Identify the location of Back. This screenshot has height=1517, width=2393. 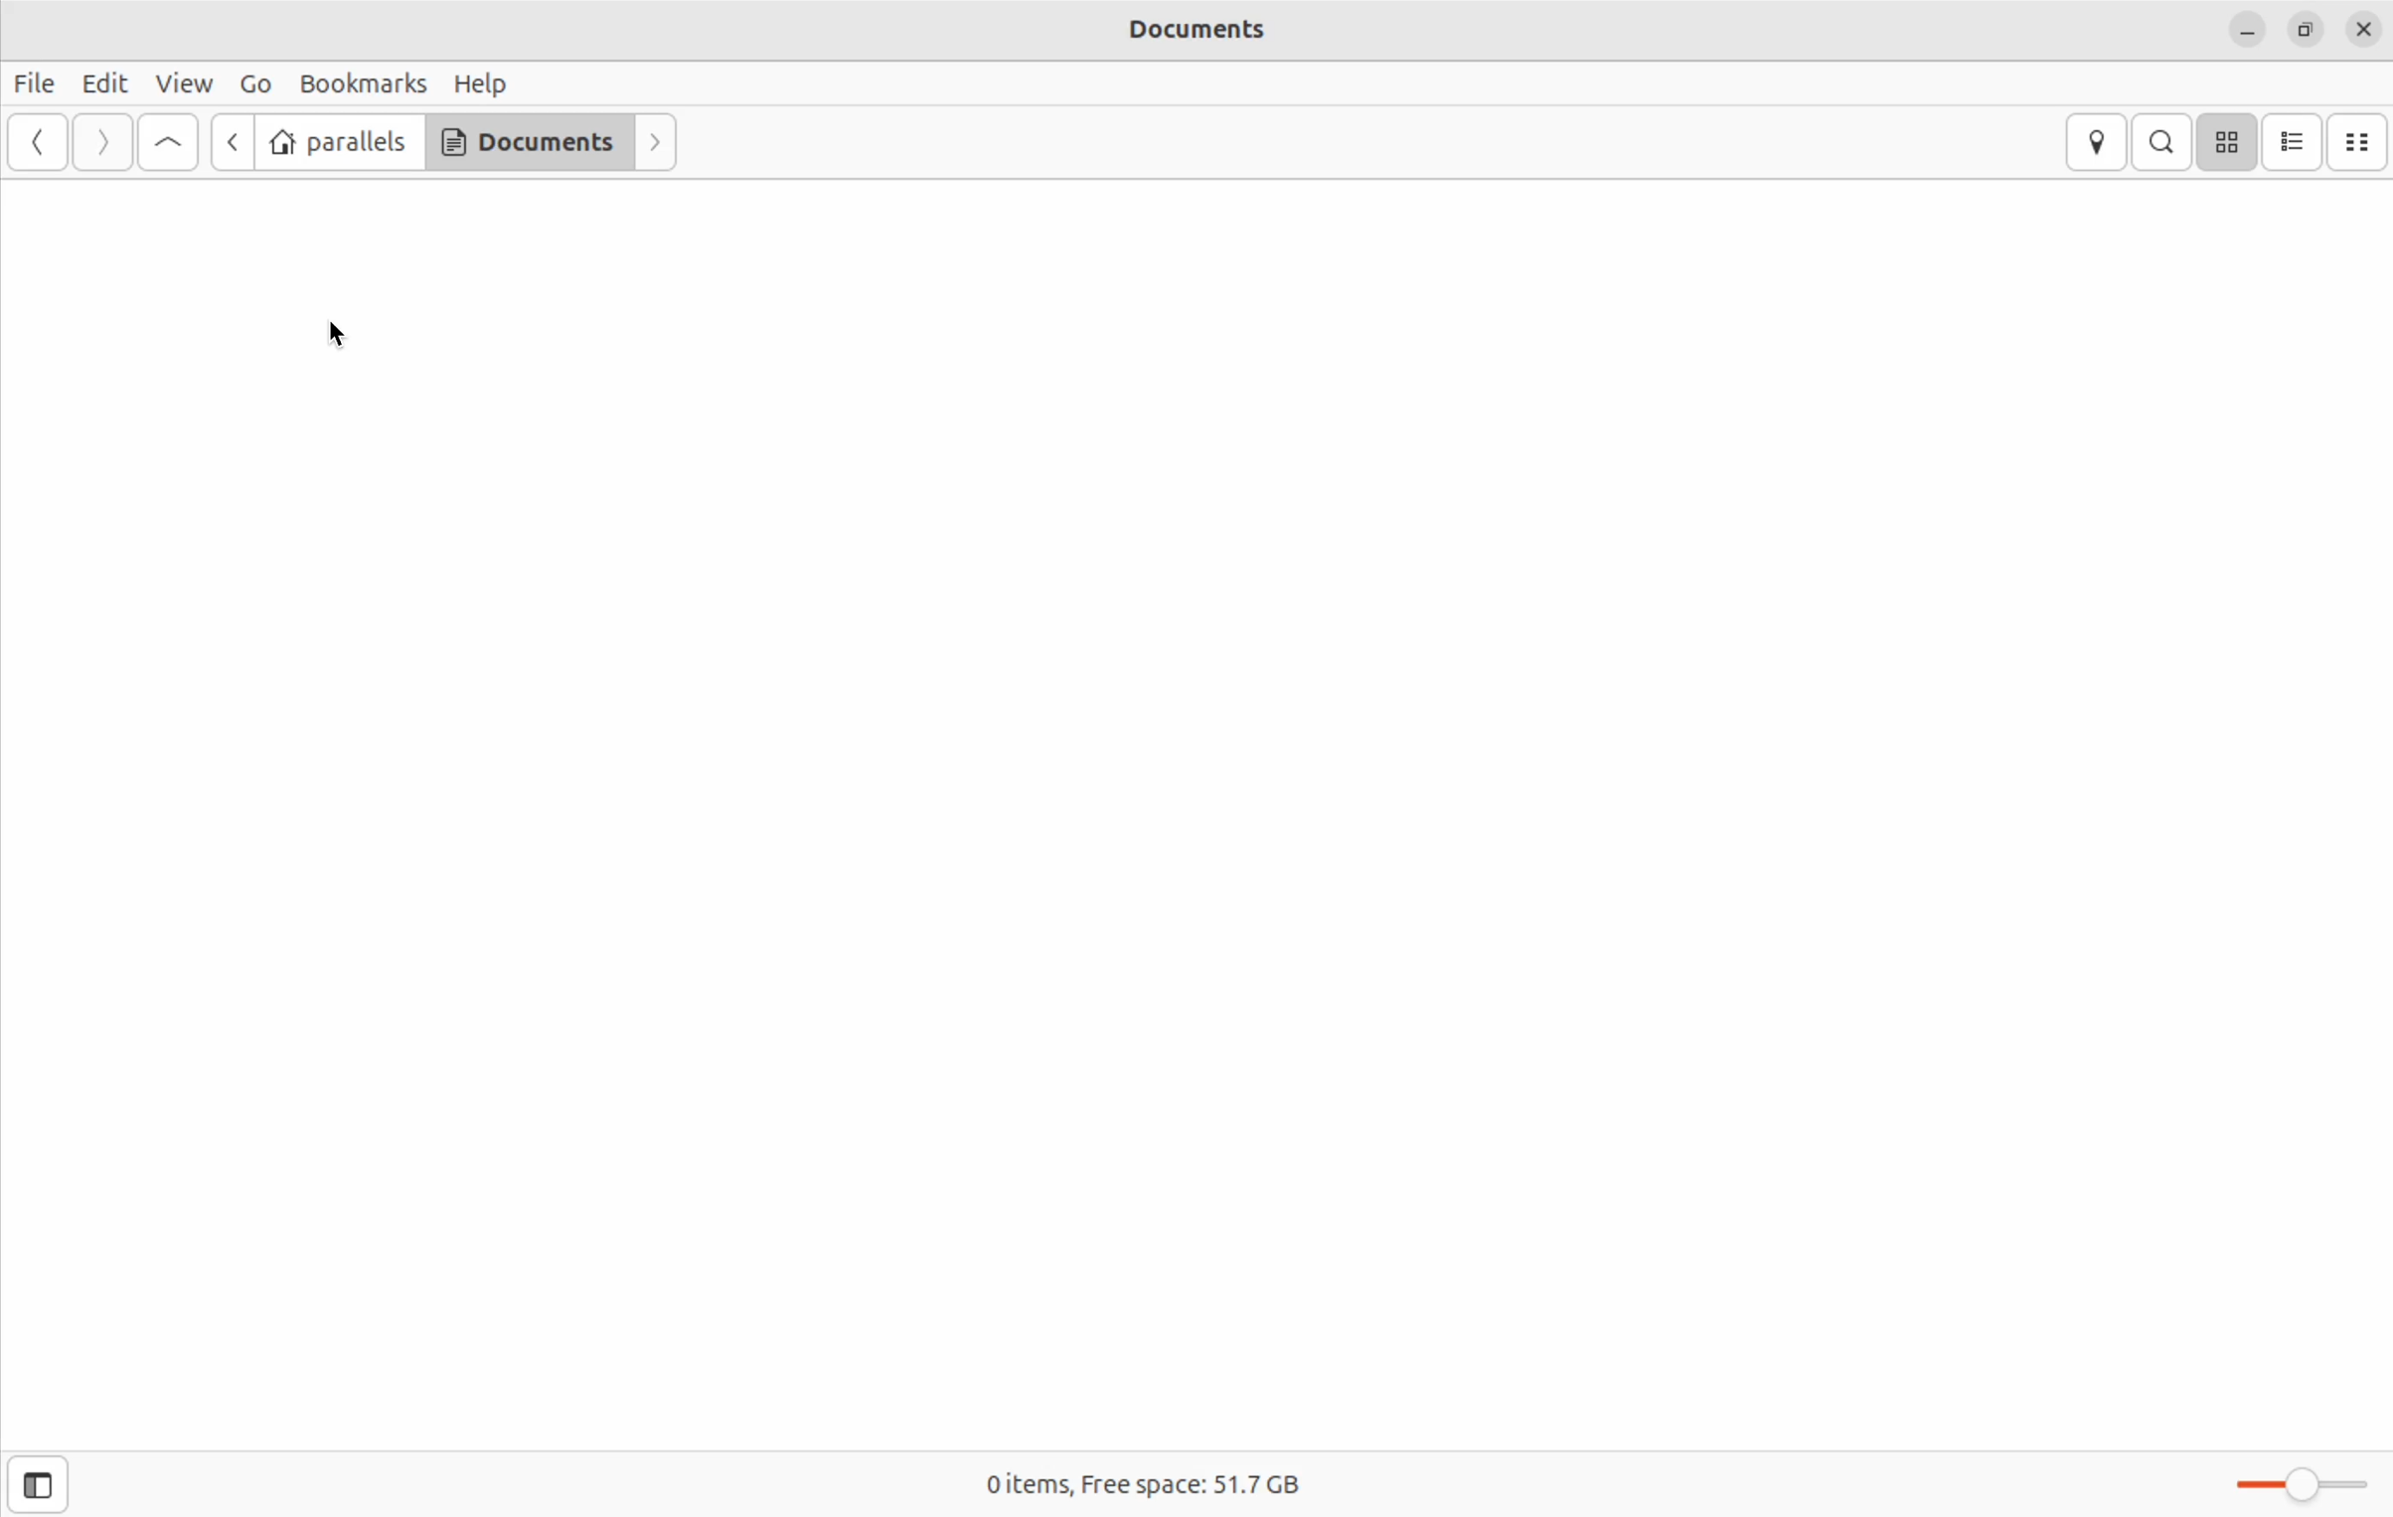
(35, 143).